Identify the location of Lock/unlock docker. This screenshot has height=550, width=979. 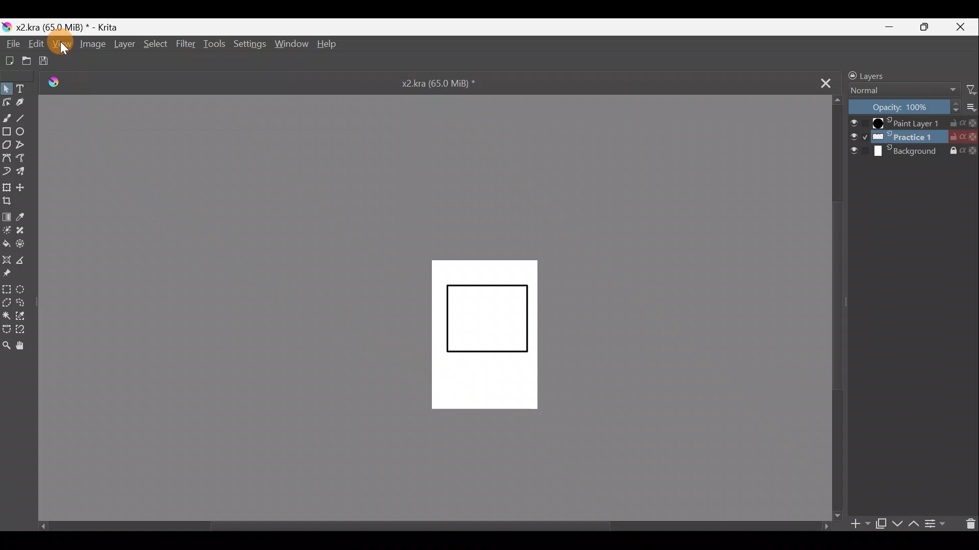
(847, 74).